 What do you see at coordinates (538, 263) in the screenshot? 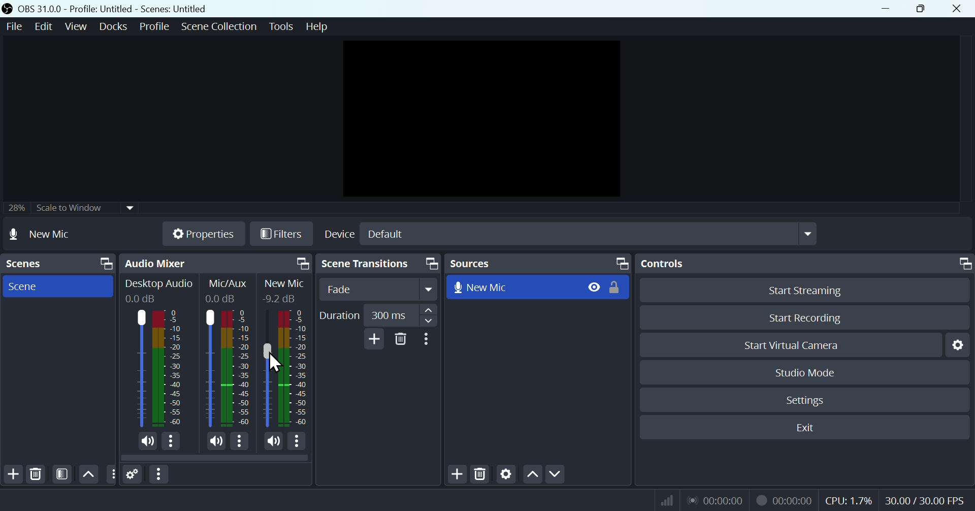
I see `Sources` at bounding box center [538, 263].